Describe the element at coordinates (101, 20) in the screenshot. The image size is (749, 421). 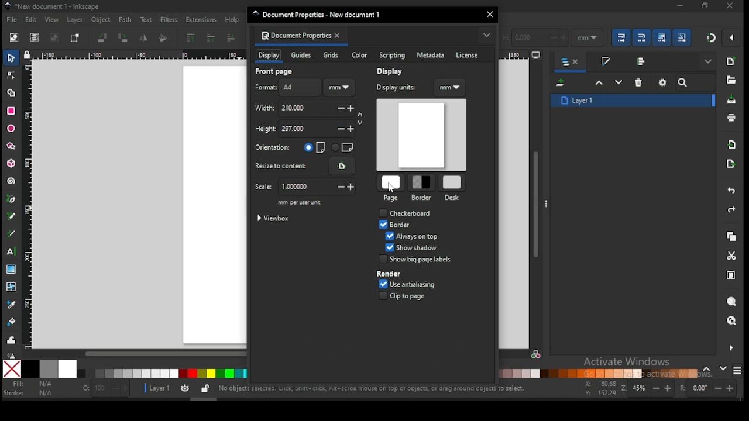
I see `object` at that location.